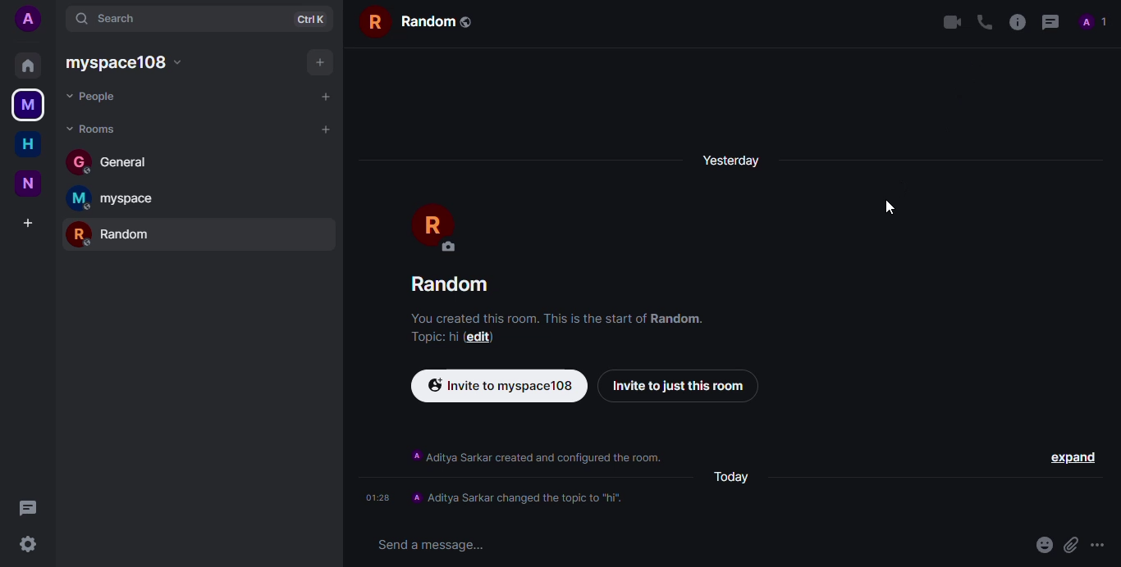 The width and height of the screenshot is (1121, 567). What do you see at coordinates (419, 21) in the screenshot?
I see `random` at bounding box center [419, 21].